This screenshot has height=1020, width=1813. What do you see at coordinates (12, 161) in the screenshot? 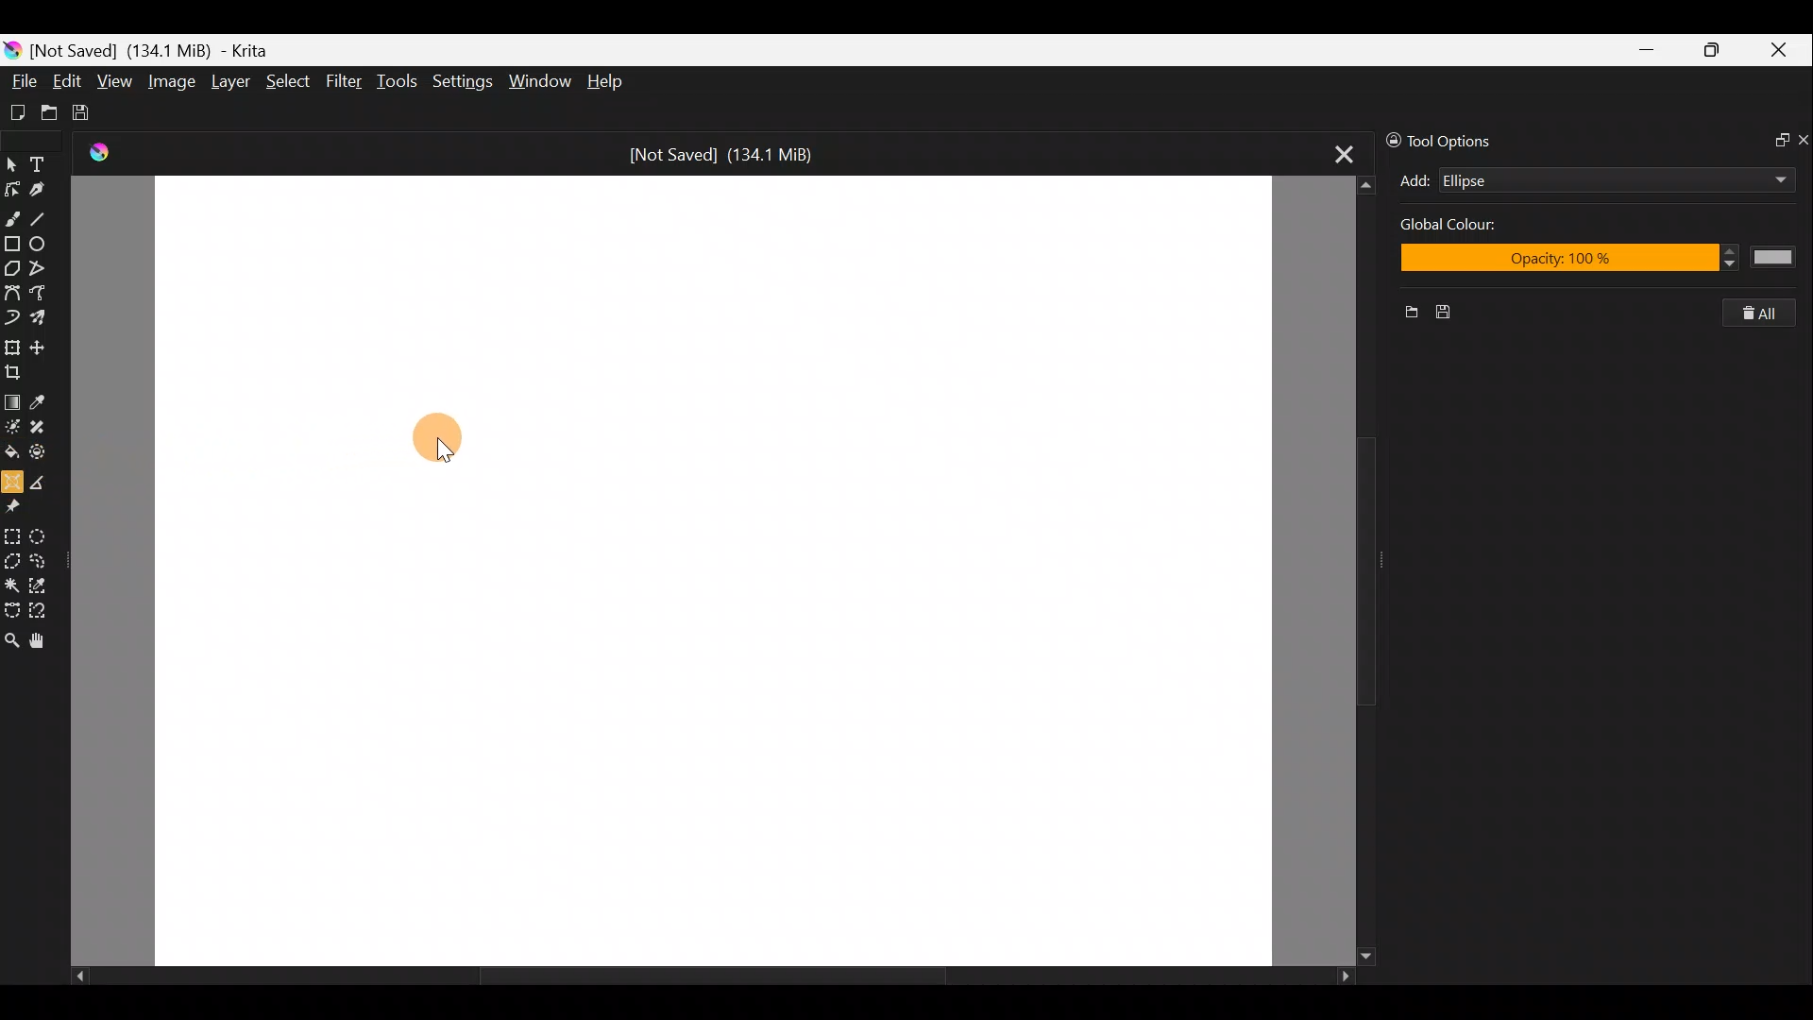
I see `Select shapes tool` at bounding box center [12, 161].